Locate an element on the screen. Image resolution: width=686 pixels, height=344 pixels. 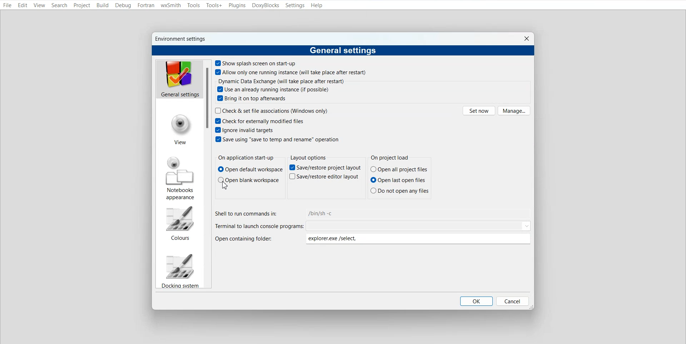
wxSmith is located at coordinates (171, 6).